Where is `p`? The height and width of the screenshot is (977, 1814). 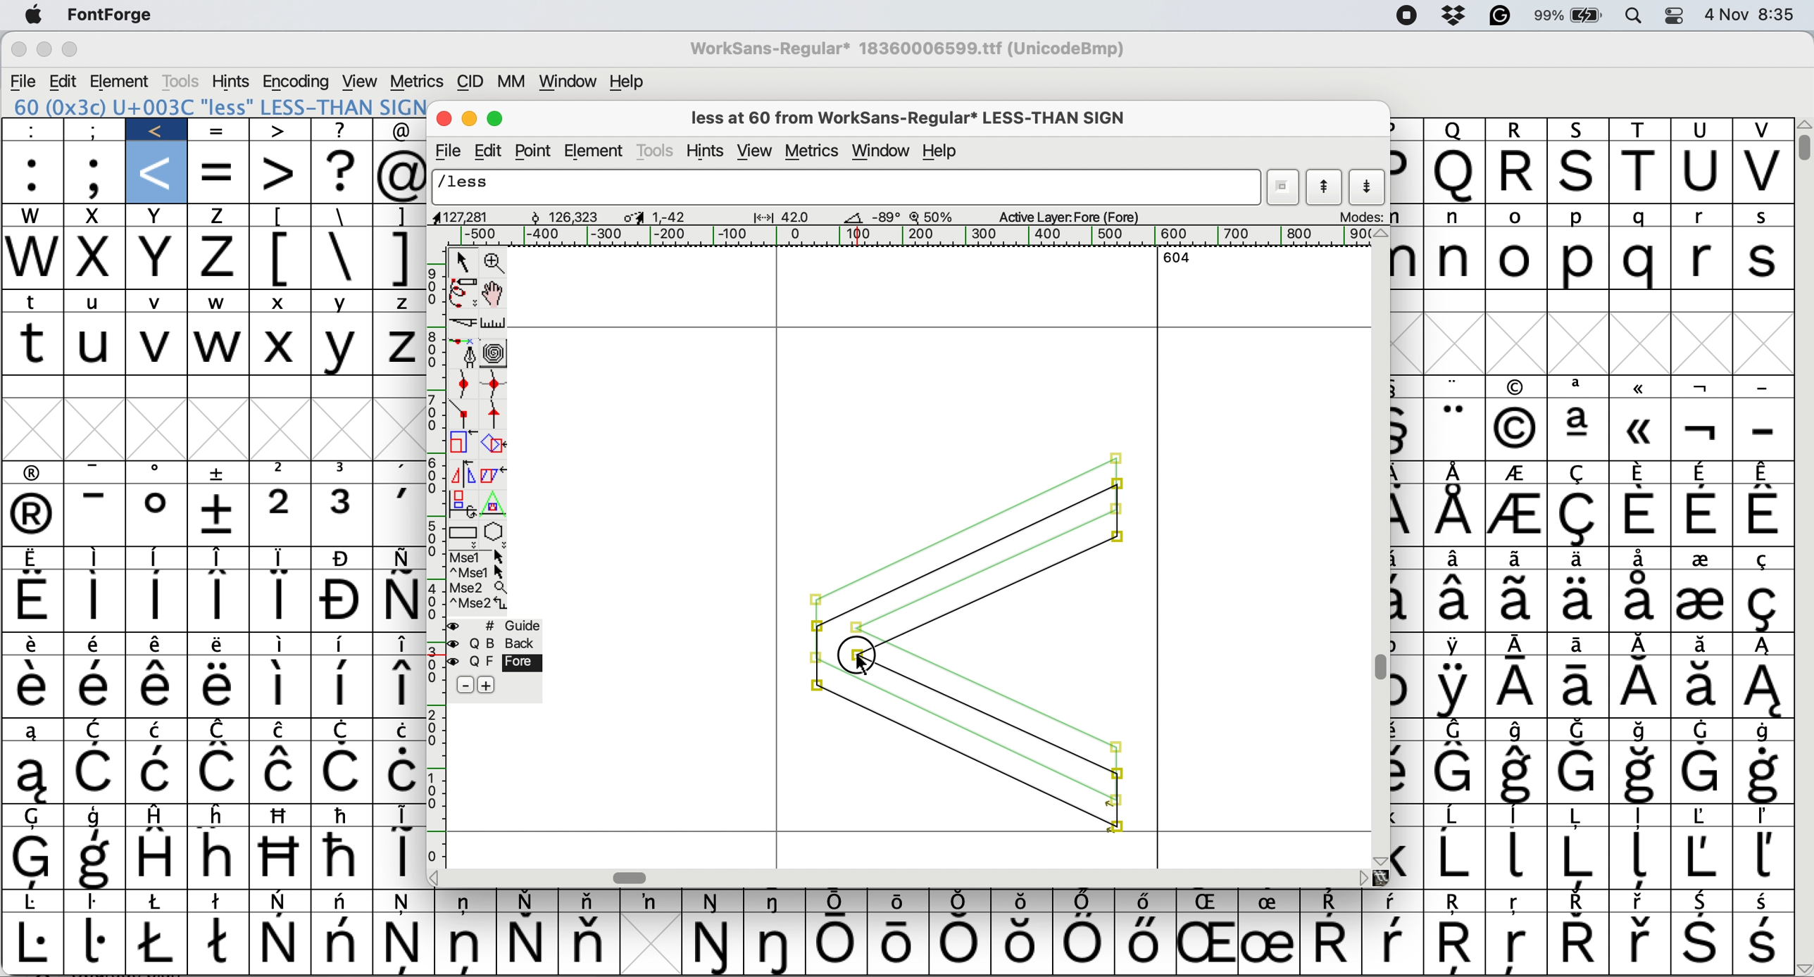 p is located at coordinates (1576, 260).